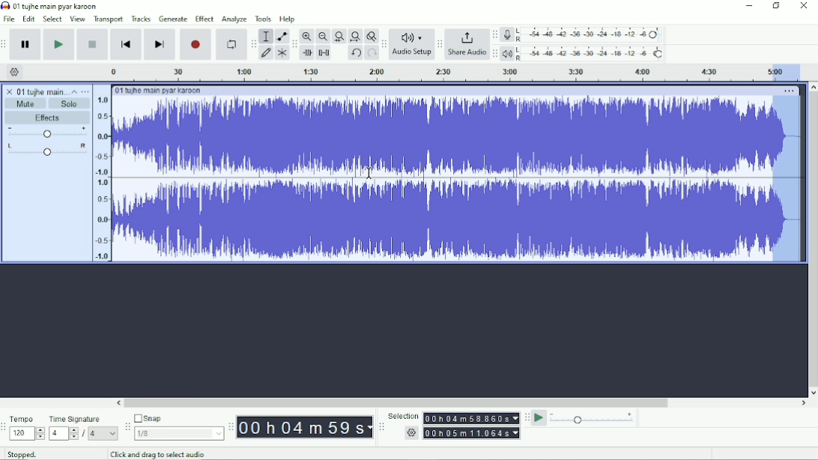 Image resolution: width=818 pixels, height=460 pixels. What do you see at coordinates (411, 432) in the screenshot?
I see `settings` at bounding box center [411, 432].